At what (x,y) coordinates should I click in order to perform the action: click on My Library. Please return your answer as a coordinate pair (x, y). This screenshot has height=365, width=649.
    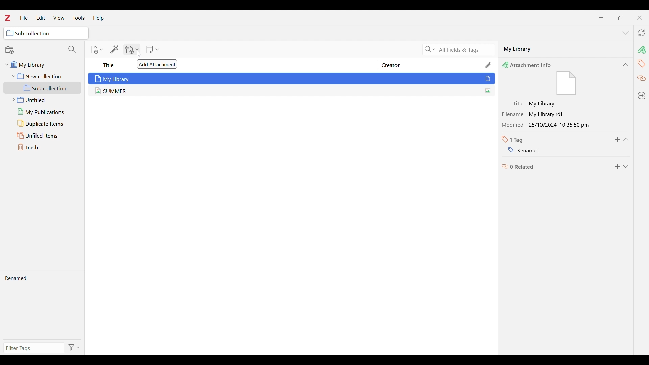
    Looking at the image, I should click on (564, 50).